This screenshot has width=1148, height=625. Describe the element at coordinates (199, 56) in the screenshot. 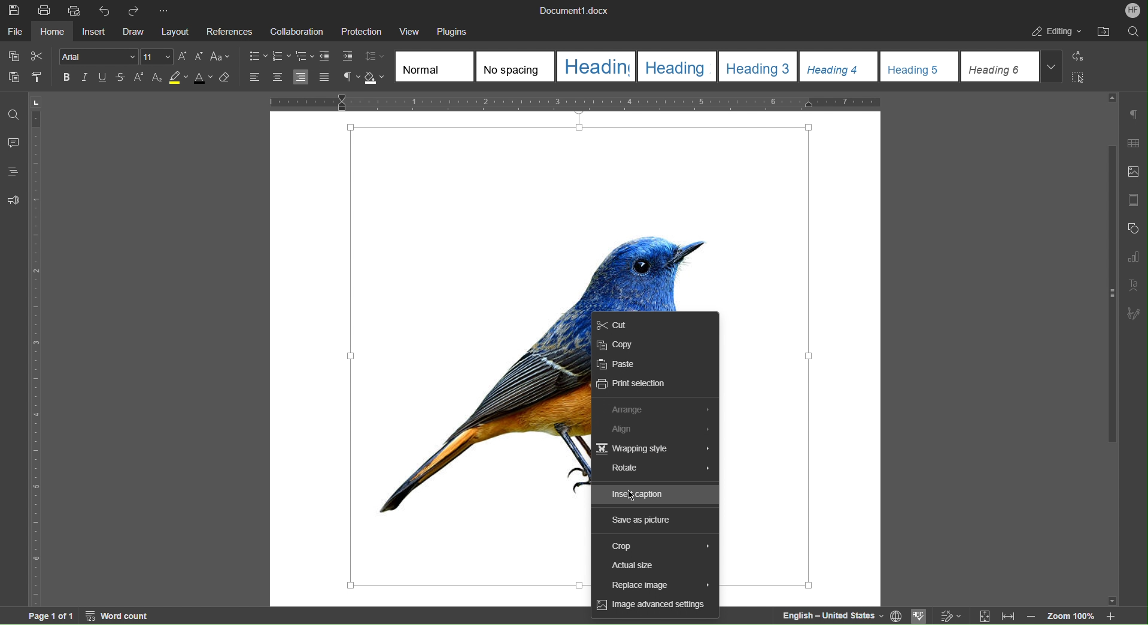

I see `Decrease Font Size` at that location.